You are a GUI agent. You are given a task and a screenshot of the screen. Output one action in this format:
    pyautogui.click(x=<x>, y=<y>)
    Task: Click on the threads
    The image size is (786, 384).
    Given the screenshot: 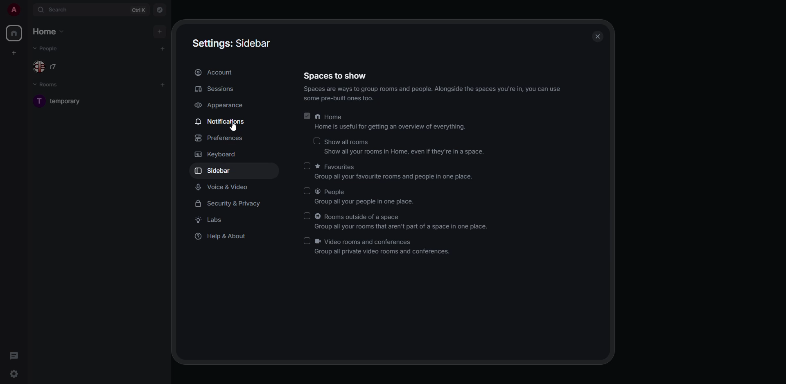 What is the action you would take?
    pyautogui.click(x=13, y=356)
    